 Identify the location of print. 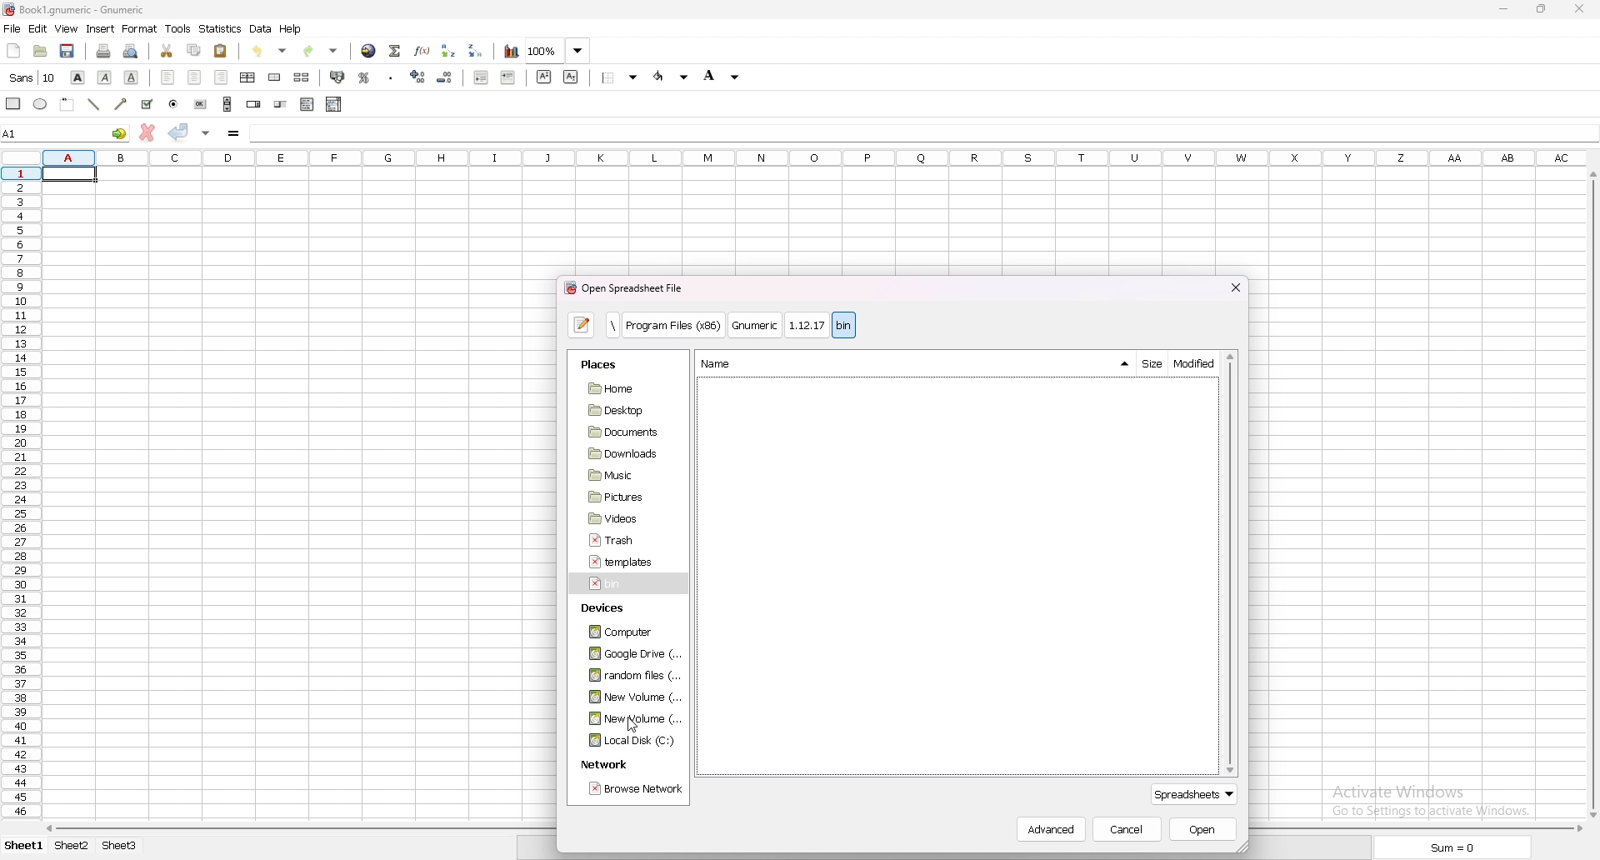
(103, 50).